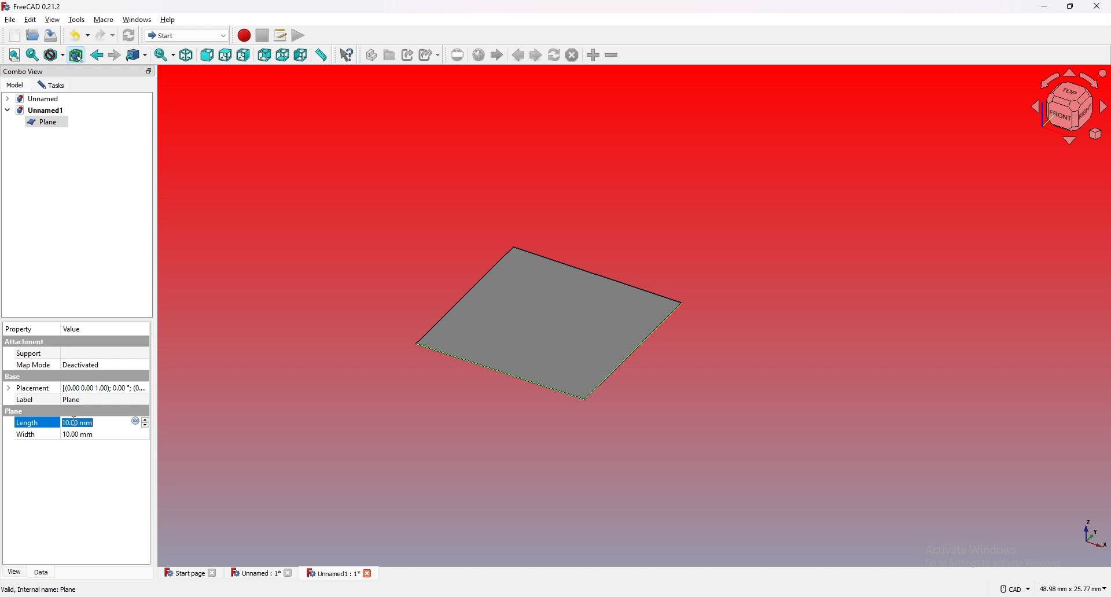 This screenshot has height=597, width=1111. I want to click on create group, so click(391, 54).